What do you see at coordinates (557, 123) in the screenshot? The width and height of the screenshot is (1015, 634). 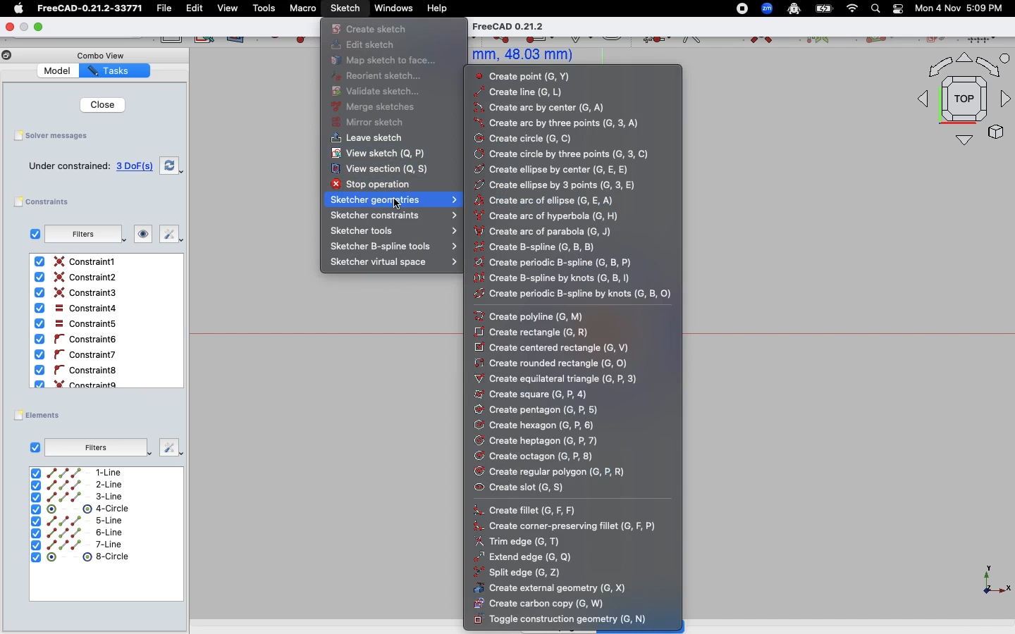 I see `Create arc by three point(G, 3, A))` at bounding box center [557, 123].